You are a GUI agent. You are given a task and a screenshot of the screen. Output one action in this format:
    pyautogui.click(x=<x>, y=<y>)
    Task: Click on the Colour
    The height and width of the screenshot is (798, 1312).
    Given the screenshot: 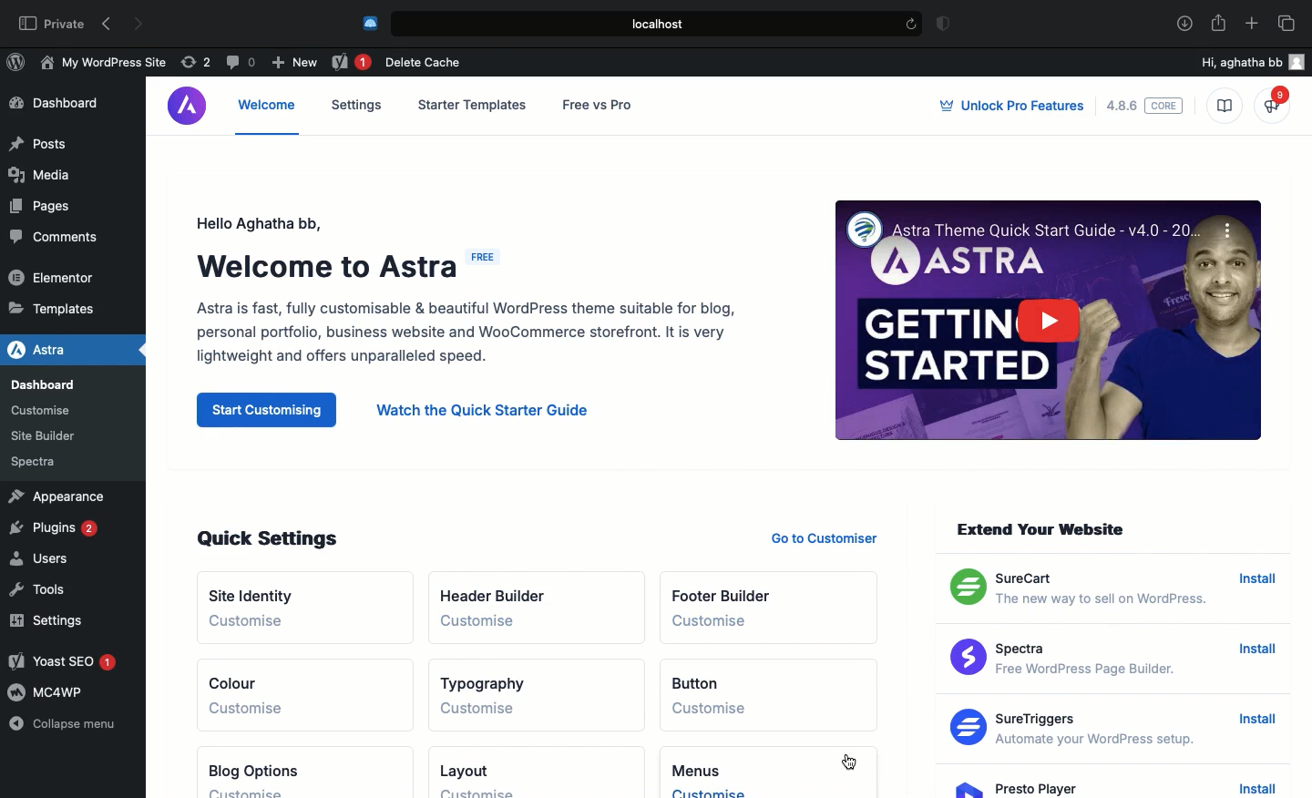 What is the action you would take?
    pyautogui.click(x=233, y=681)
    